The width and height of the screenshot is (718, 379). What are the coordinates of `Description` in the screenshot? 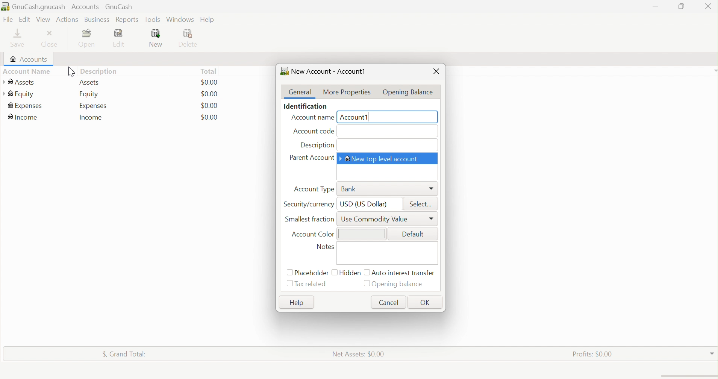 It's located at (317, 146).